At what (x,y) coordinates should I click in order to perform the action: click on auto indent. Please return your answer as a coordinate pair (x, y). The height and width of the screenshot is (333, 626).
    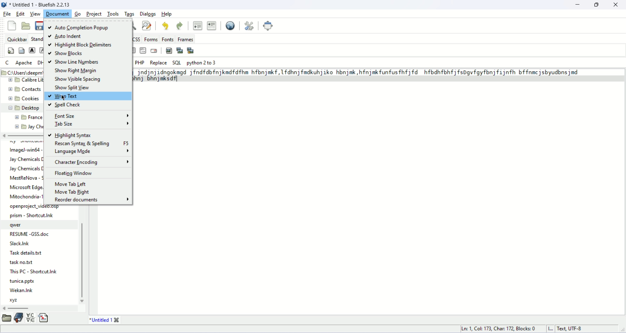
    Looking at the image, I should click on (67, 36).